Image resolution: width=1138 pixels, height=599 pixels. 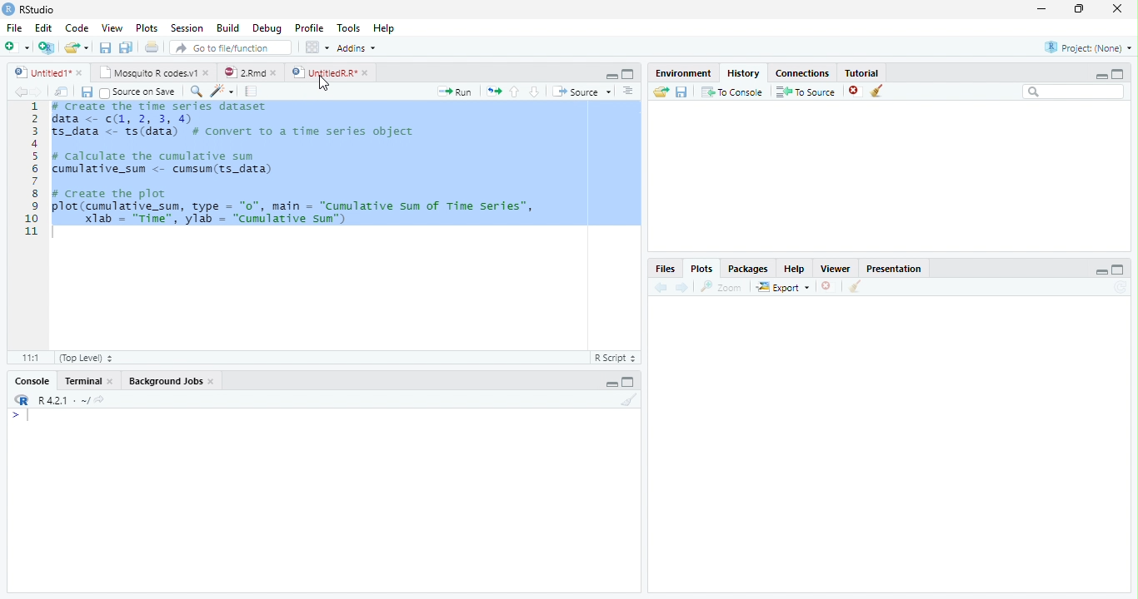 I want to click on Go to the next section , so click(x=535, y=93).